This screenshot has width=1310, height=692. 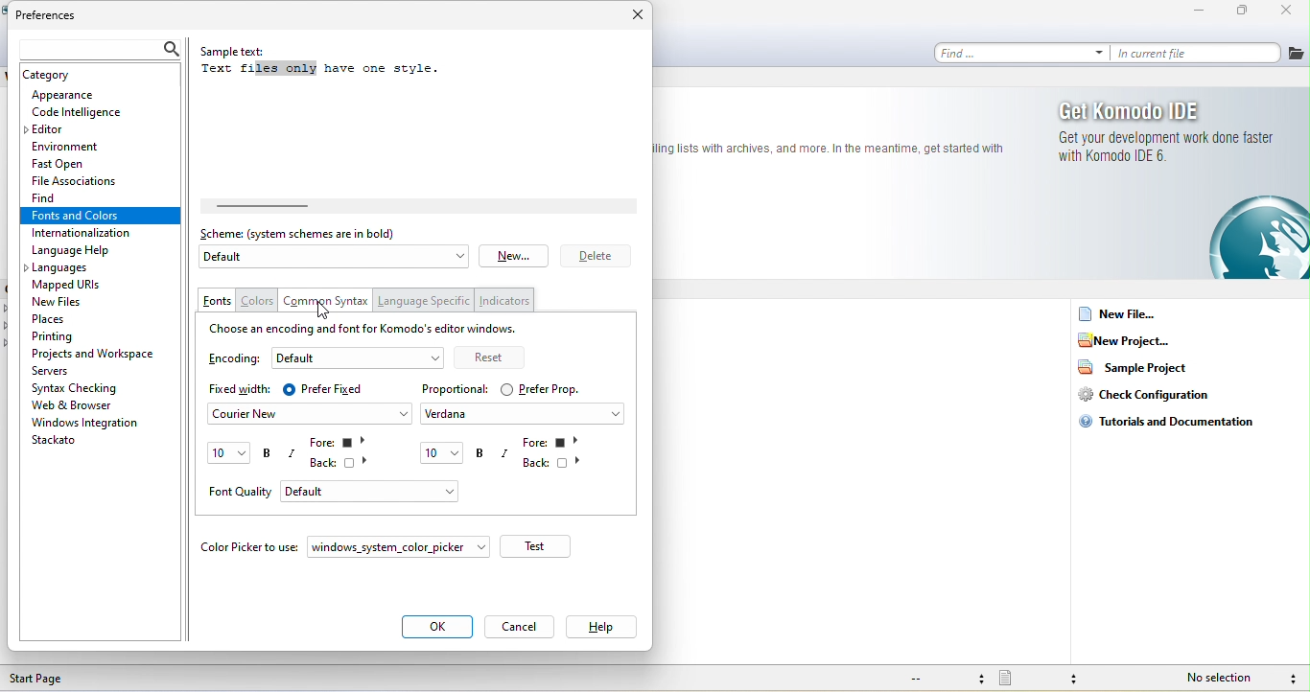 I want to click on font quality, so click(x=240, y=494).